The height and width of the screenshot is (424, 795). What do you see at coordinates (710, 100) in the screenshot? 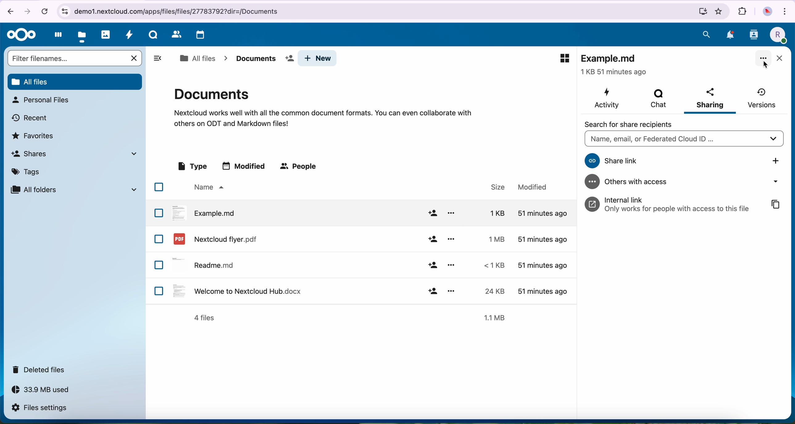
I see `sharing` at bounding box center [710, 100].